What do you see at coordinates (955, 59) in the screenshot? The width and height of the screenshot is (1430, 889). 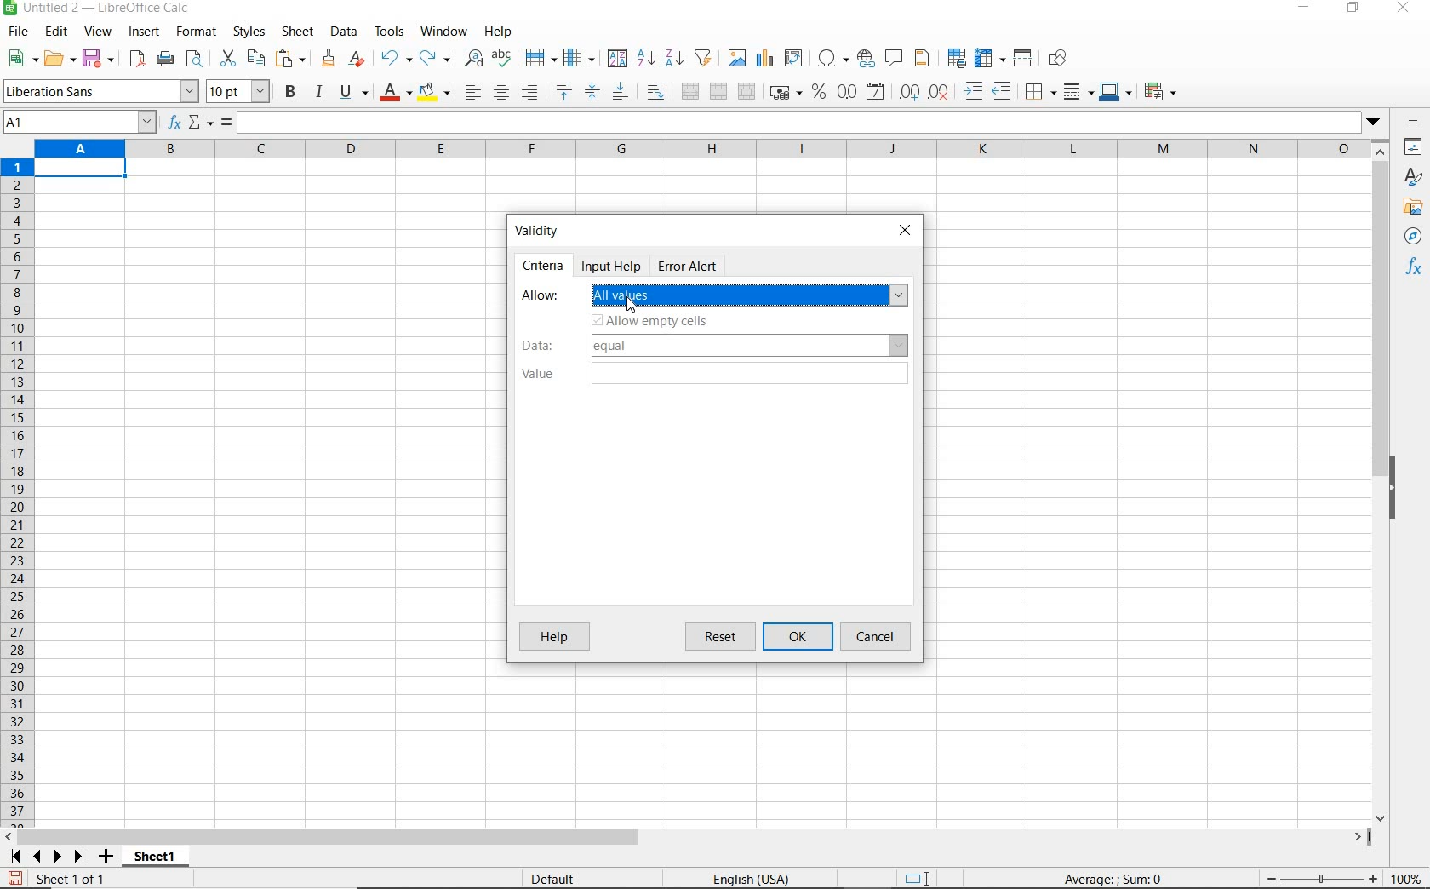 I see `define print area` at bounding box center [955, 59].